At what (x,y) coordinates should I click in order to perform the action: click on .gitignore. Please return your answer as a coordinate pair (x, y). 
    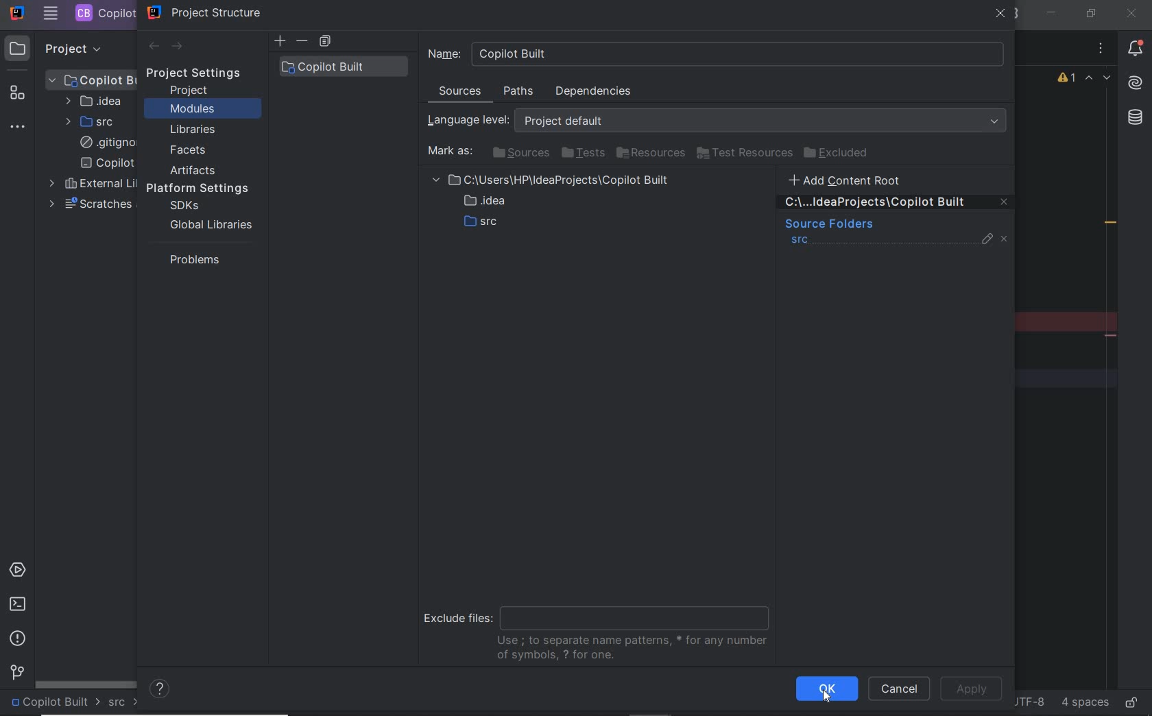
    Looking at the image, I should click on (105, 143).